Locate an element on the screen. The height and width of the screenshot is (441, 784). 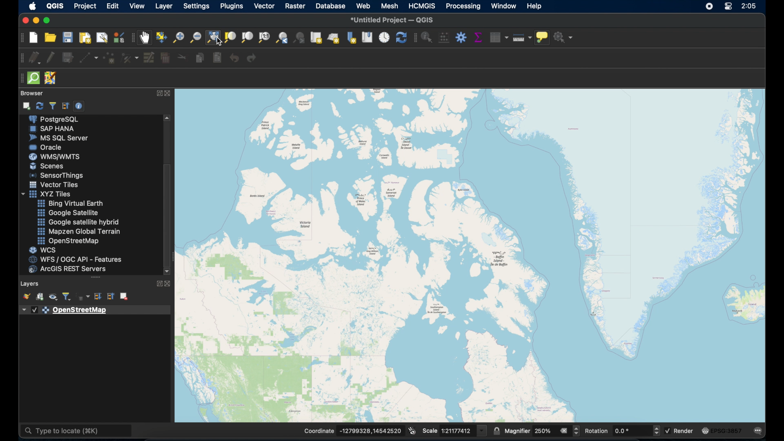
settings is located at coordinates (197, 6).